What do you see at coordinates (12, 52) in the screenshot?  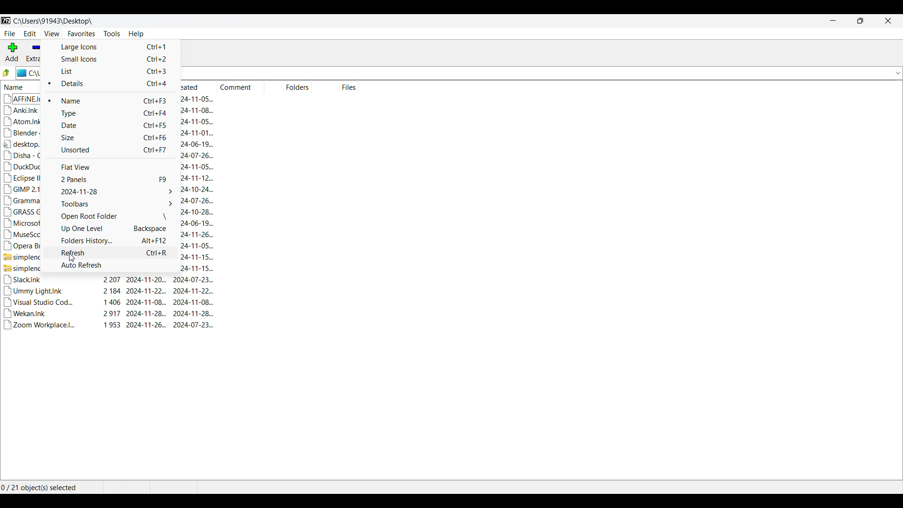 I see `Add` at bounding box center [12, 52].